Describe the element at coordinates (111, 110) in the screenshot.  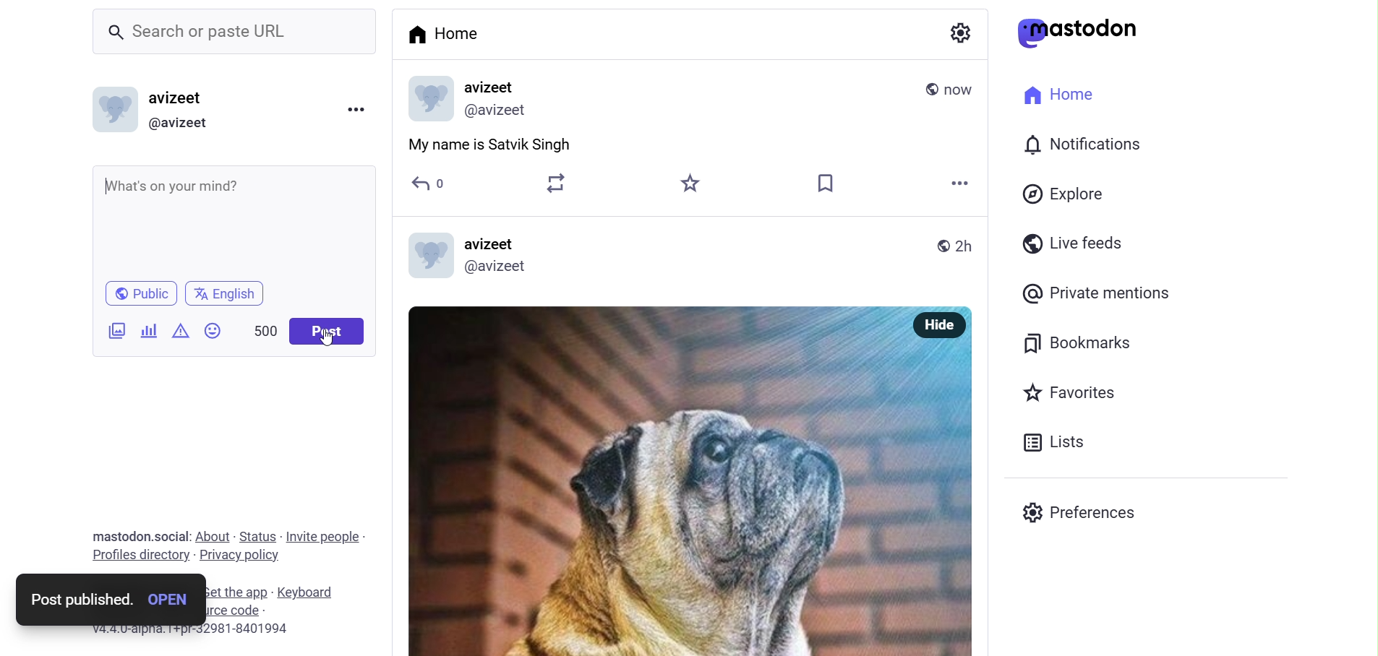
I see `logo` at that location.